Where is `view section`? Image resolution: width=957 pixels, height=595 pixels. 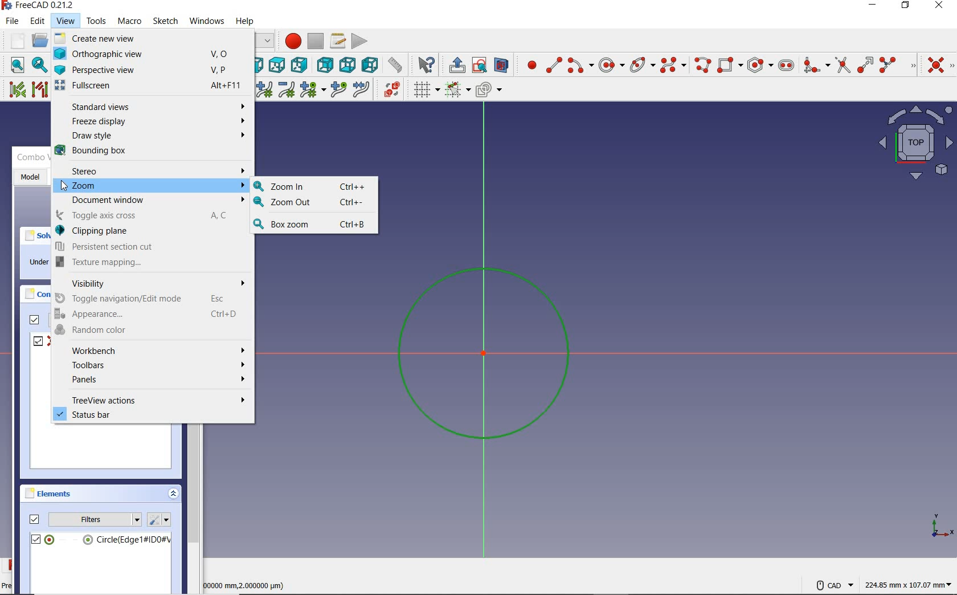
view section is located at coordinates (501, 64).